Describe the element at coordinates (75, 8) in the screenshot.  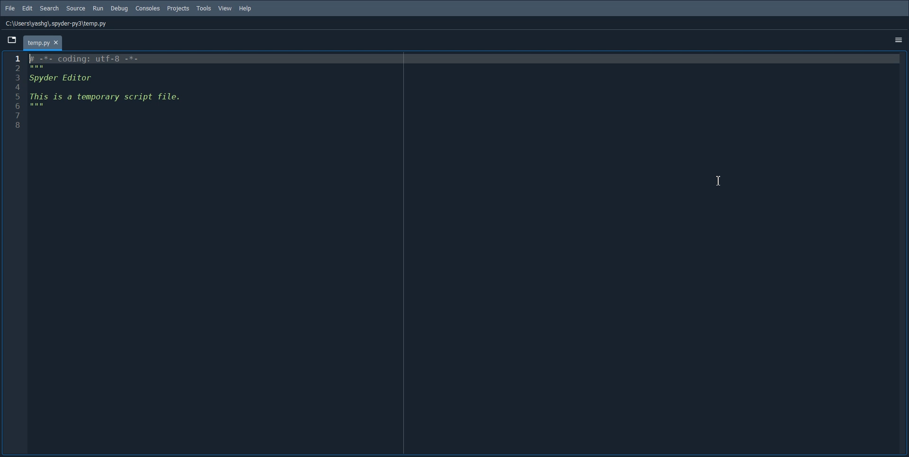
I see `Source` at that location.